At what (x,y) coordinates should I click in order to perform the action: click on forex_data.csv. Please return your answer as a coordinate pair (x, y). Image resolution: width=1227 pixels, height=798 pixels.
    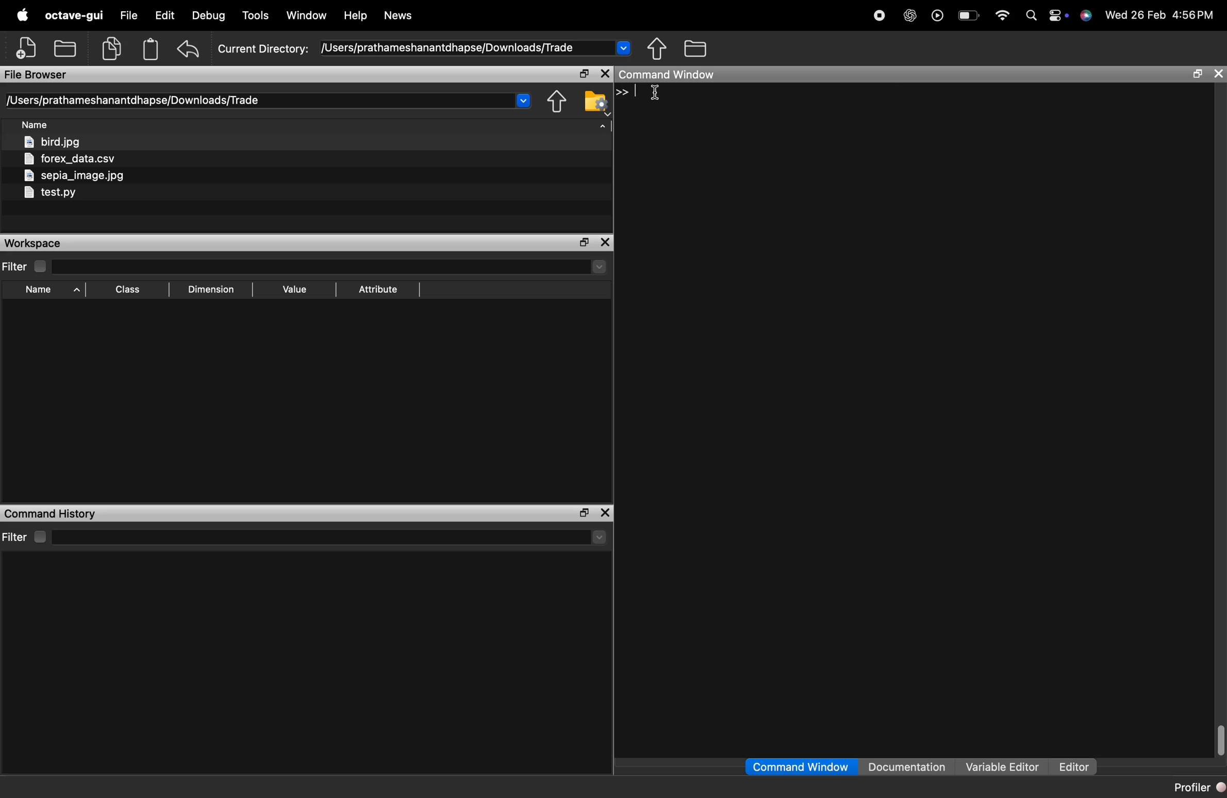
    Looking at the image, I should click on (71, 159).